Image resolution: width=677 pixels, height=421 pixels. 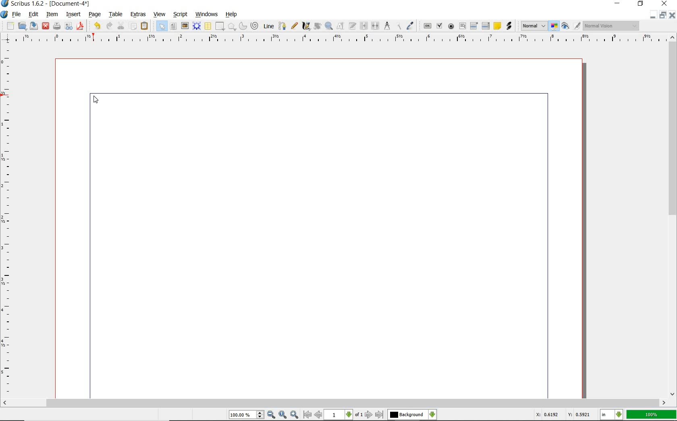 What do you see at coordinates (8, 26) in the screenshot?
I see `new` at bounding box center [8, 26].